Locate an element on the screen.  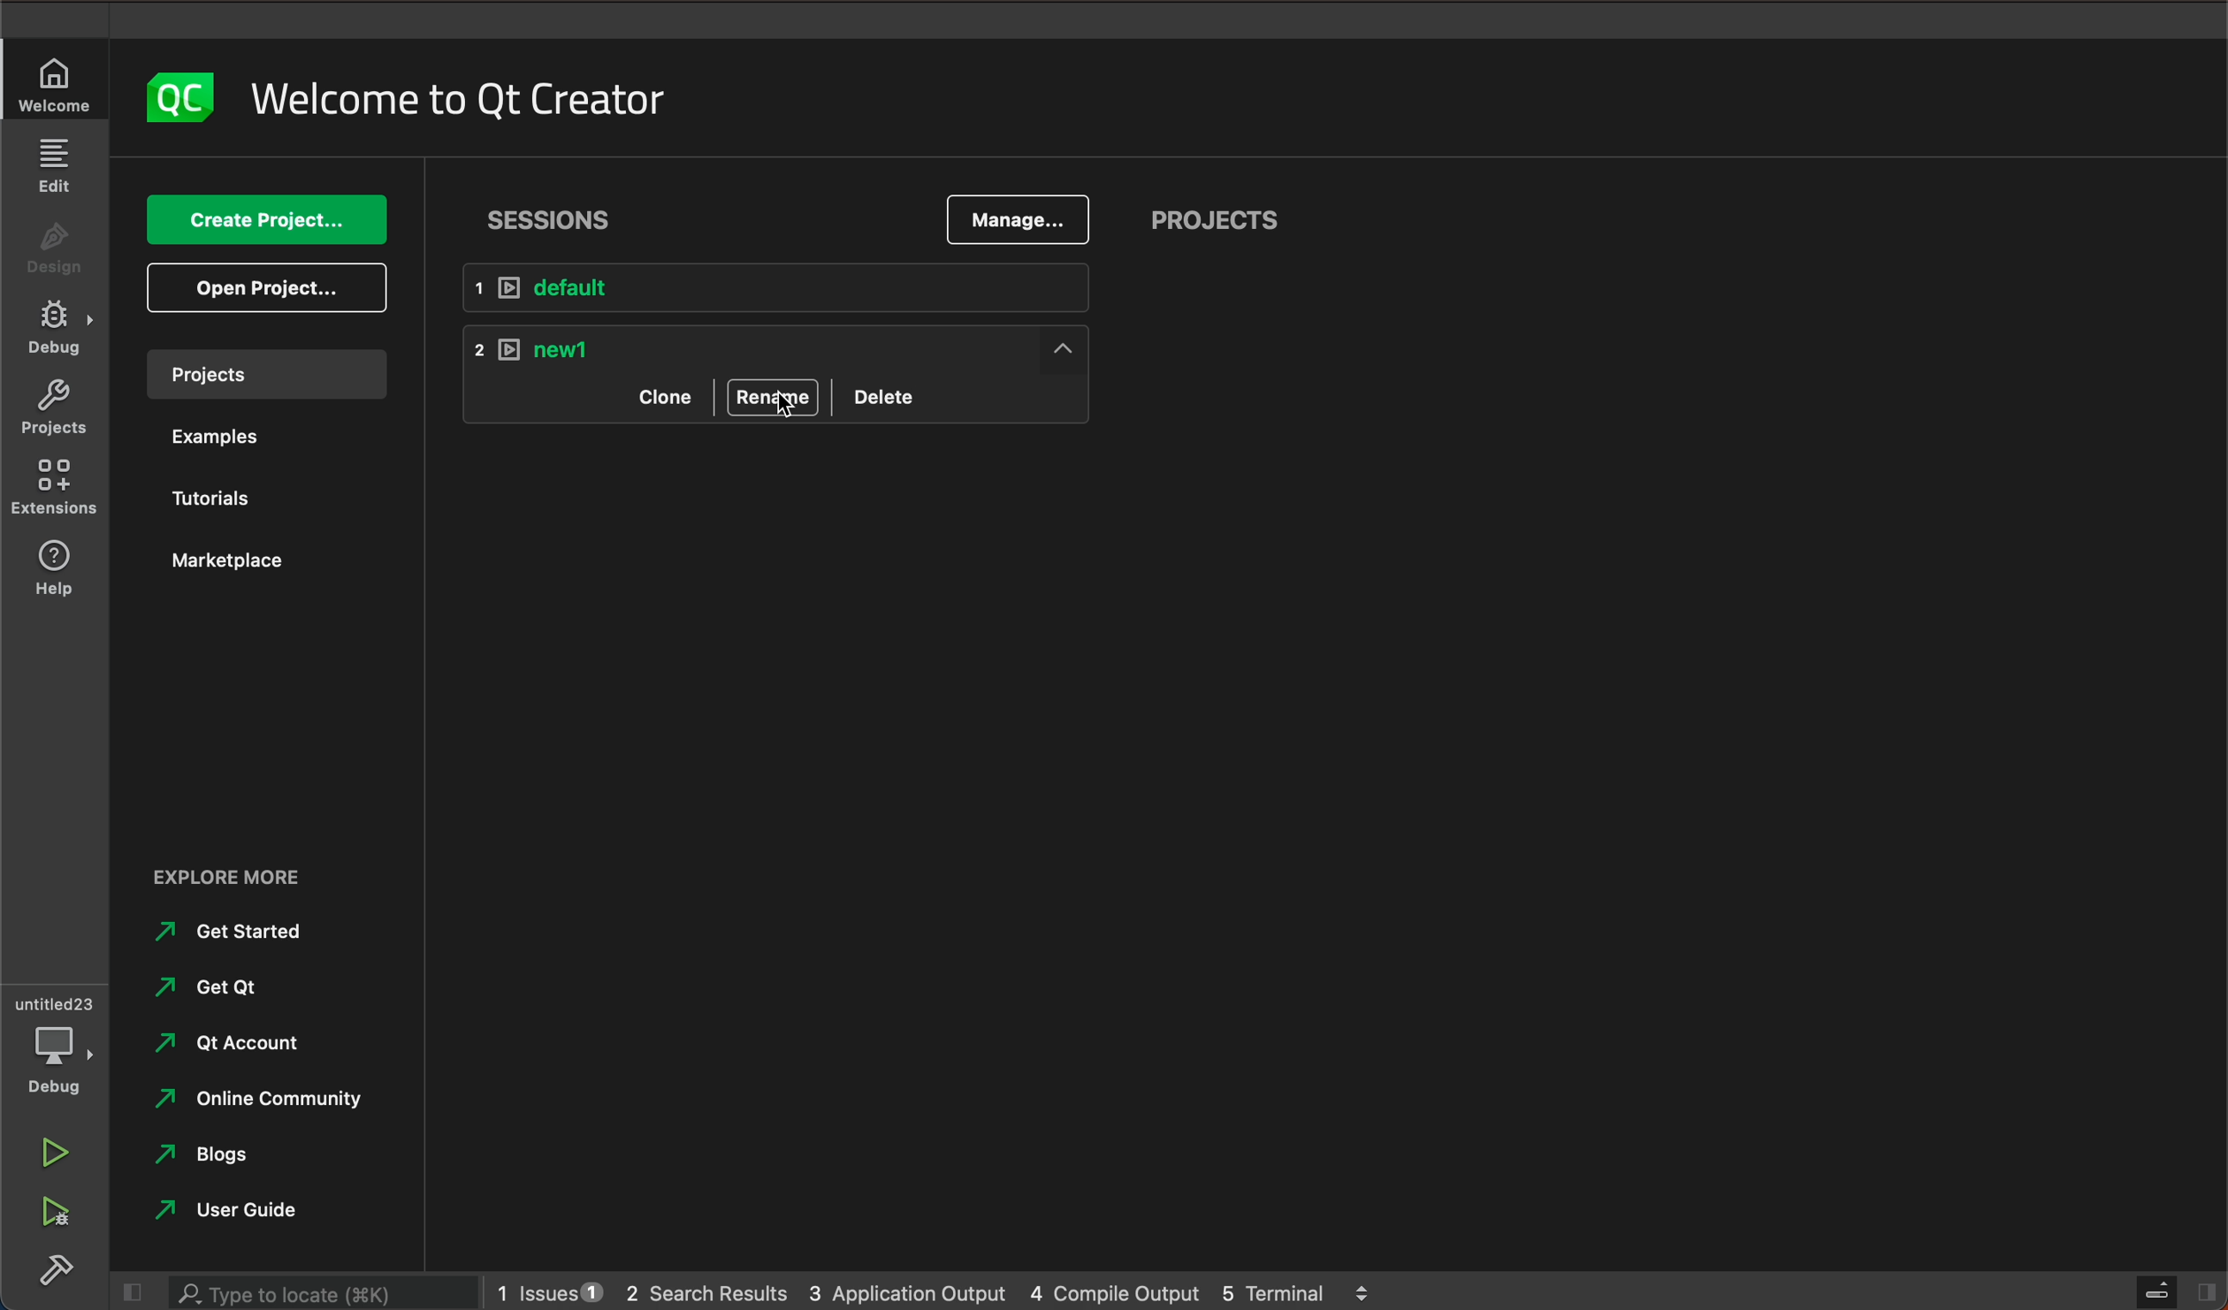
NEW is located at coordinates (788, 346).